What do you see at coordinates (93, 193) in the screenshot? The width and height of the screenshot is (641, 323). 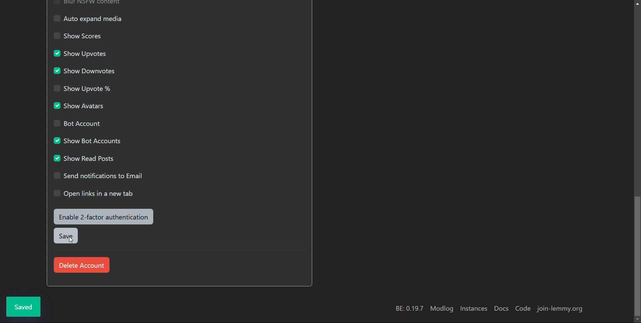 I see `open links in a new tab` at bounding box center [93, 193].